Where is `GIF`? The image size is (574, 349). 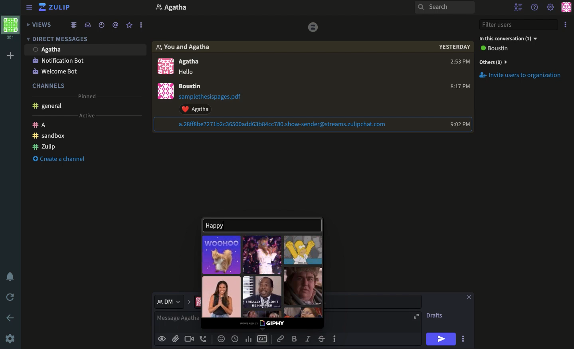
GIF is located at coordinates (303, 286).